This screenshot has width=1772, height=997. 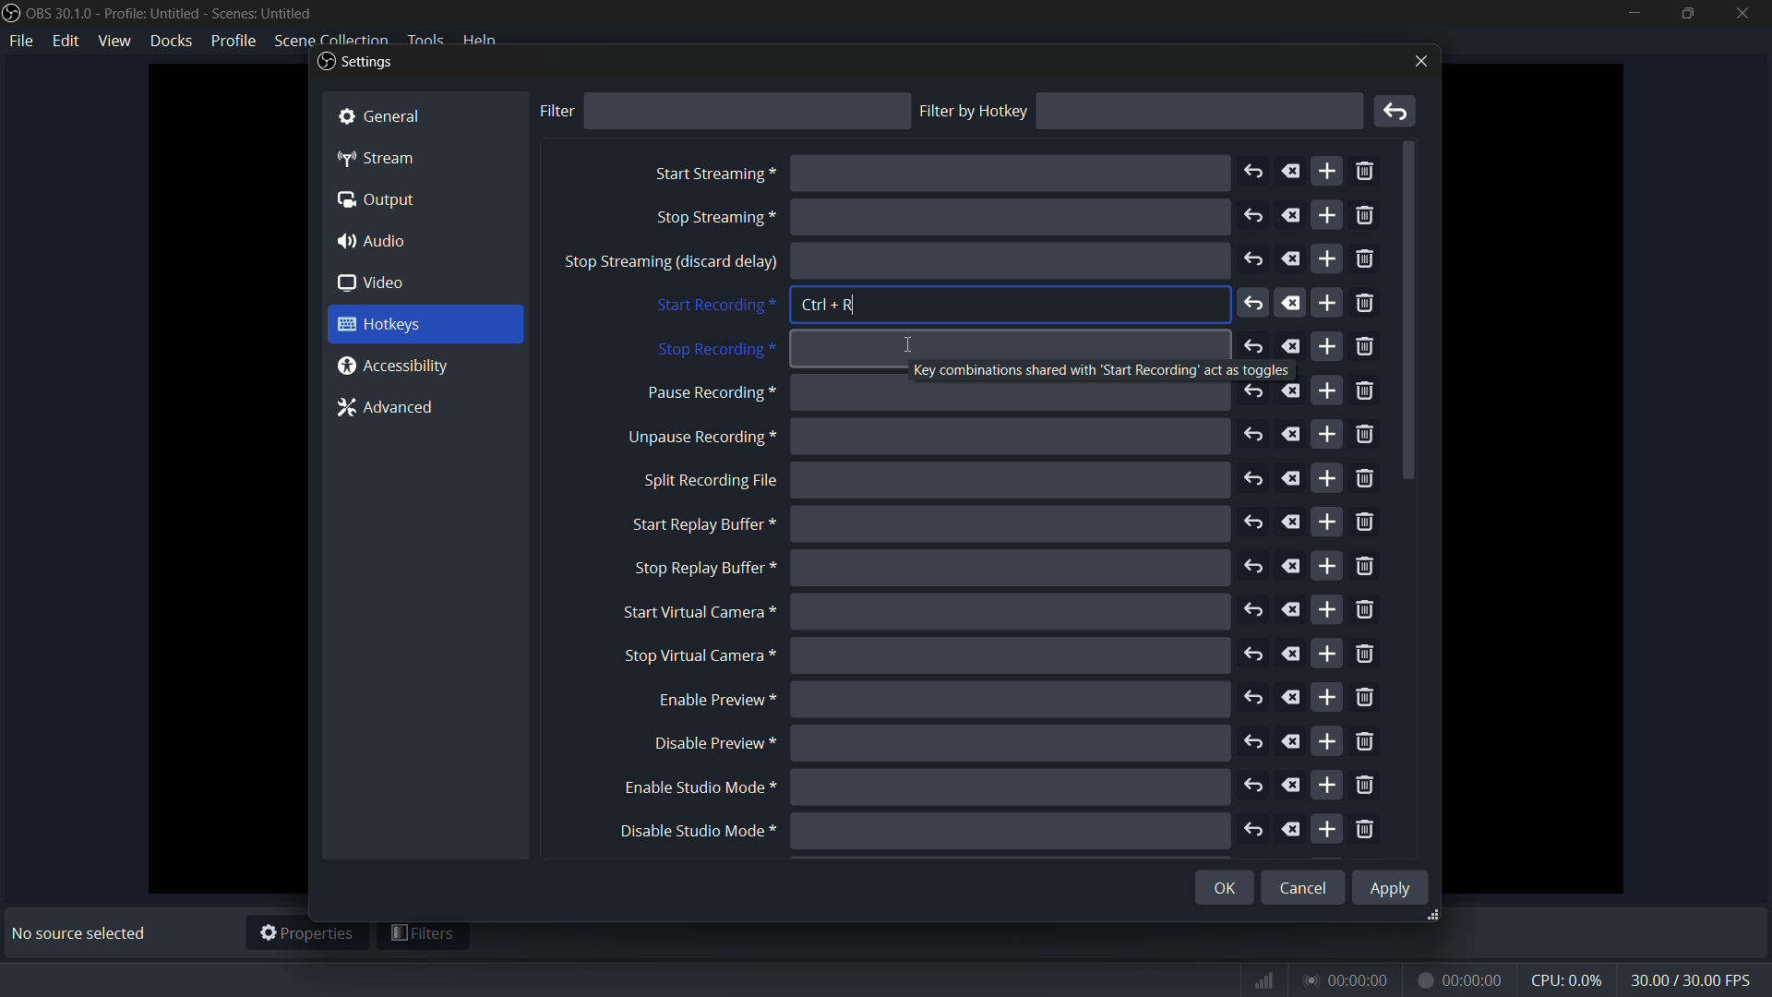 What do you see at coordinates (389, 157) in the screenshot?
I see `“4p Stream` at bounding box center [389, 157].